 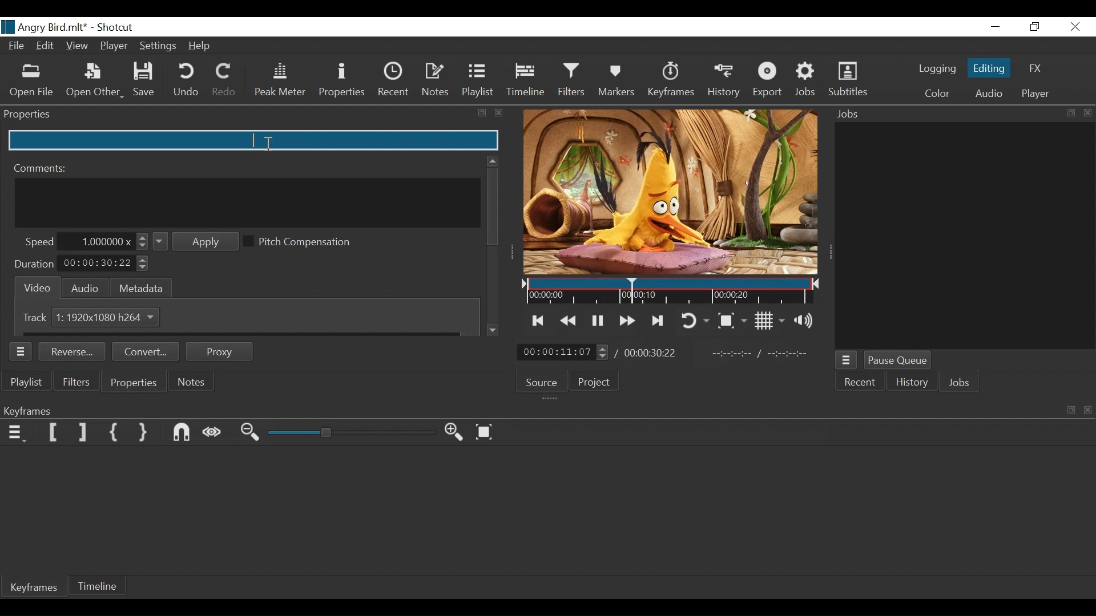 I want to click on Properties menu, so click(x=23, y=351).